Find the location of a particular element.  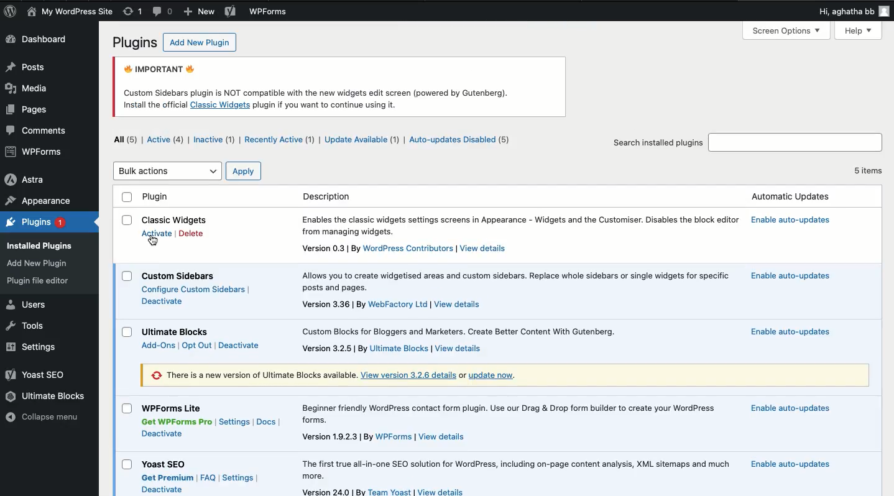

Automatic updates is located at coordinates (793, 275).